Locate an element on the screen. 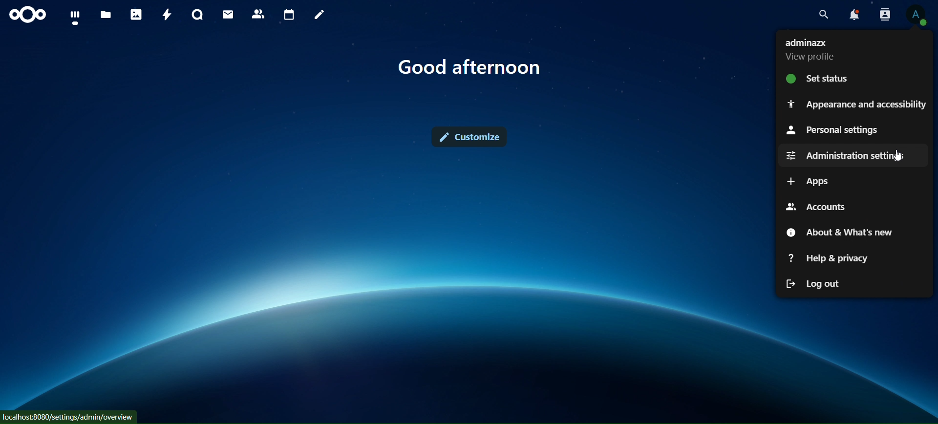 The width and height of the screenshot is (938, 424). icon is located at coordinates (26, 16).